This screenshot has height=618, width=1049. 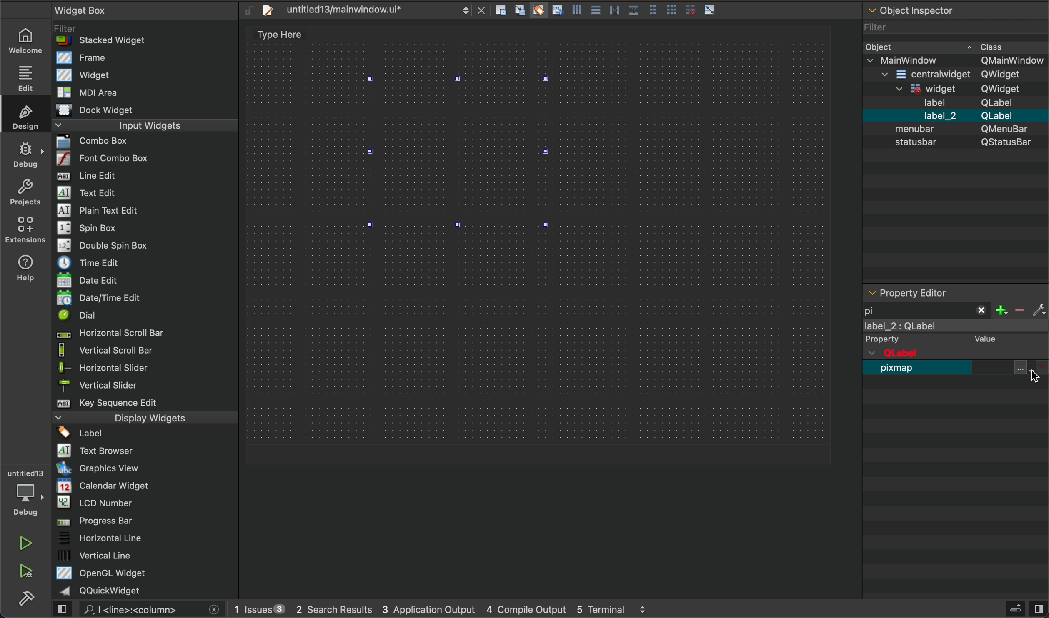 What do you see at coordinates (32, 602) in the screenshot?
I see `build` at bounding box center [32, 602].